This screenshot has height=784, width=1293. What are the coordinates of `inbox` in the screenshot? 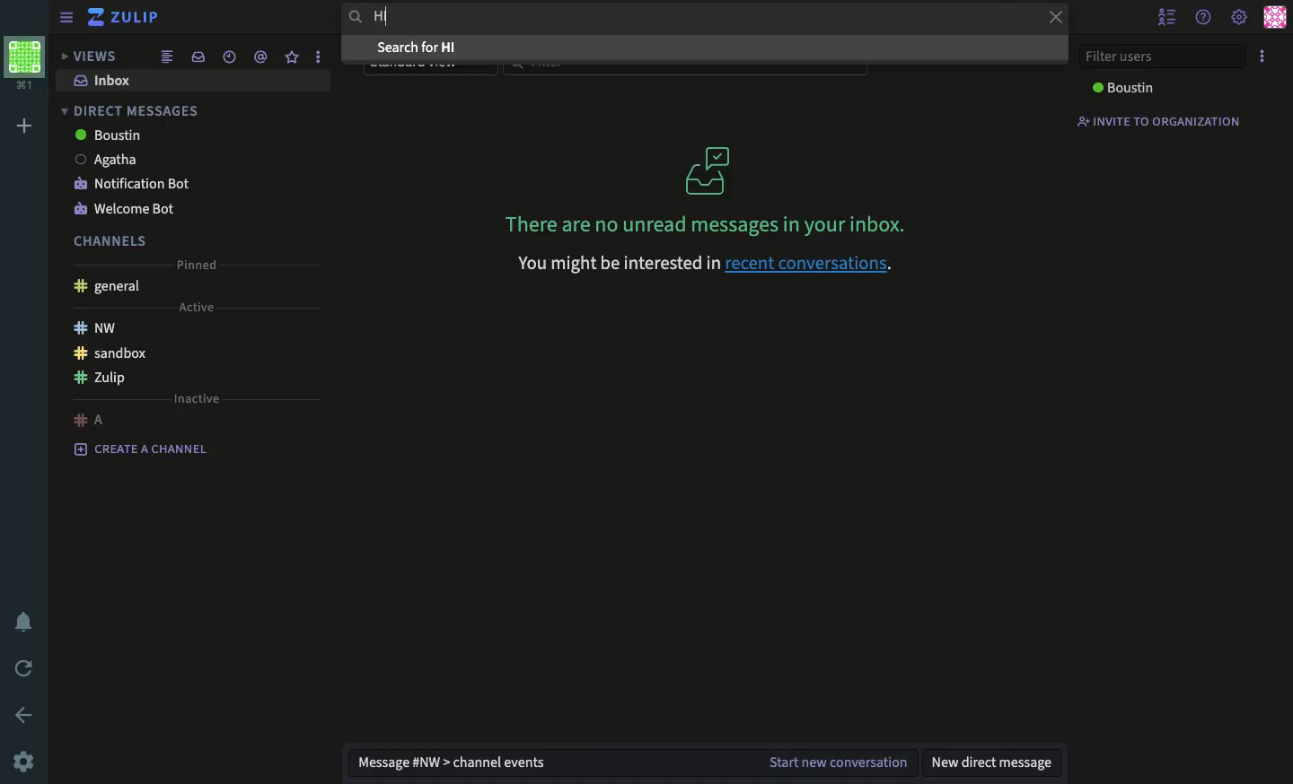 It's located at (198, 56).